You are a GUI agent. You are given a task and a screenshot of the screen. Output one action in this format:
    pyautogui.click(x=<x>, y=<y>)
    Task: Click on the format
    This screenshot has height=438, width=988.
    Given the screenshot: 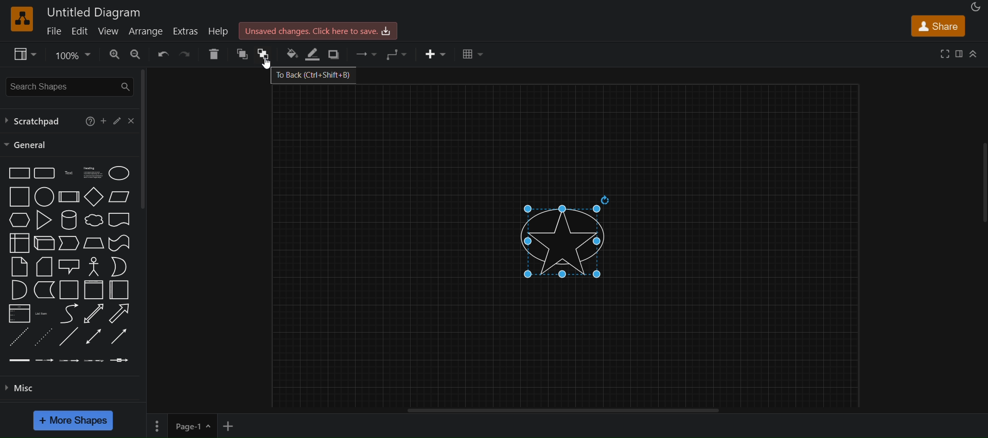 What is the action you would take?
    pyautogui.click(x=961, y=54)
    